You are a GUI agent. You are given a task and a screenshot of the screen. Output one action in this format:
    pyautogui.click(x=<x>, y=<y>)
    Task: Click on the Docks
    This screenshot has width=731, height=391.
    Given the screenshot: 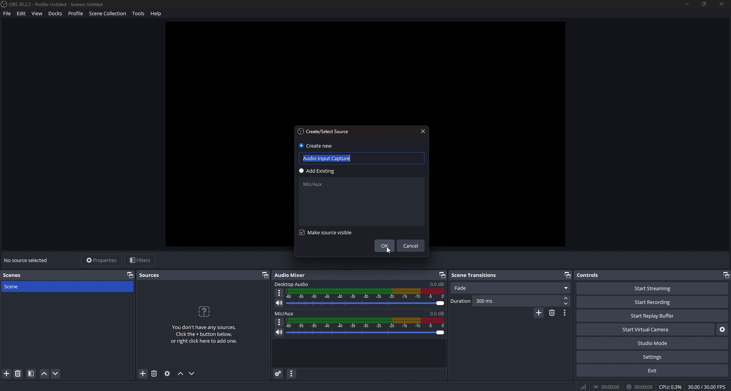 What is the action you would take?
    pyautogui.click(x=56, y=14)
    